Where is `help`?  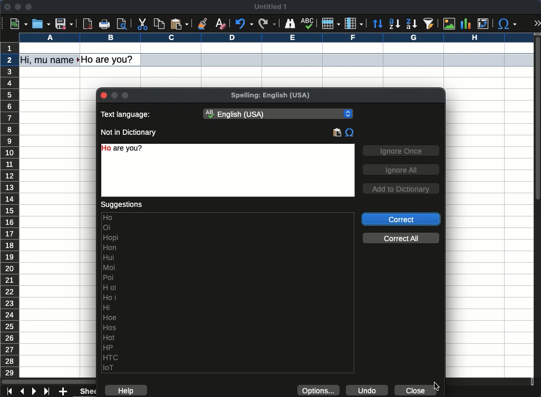
help is located at coordinates (127, 391).